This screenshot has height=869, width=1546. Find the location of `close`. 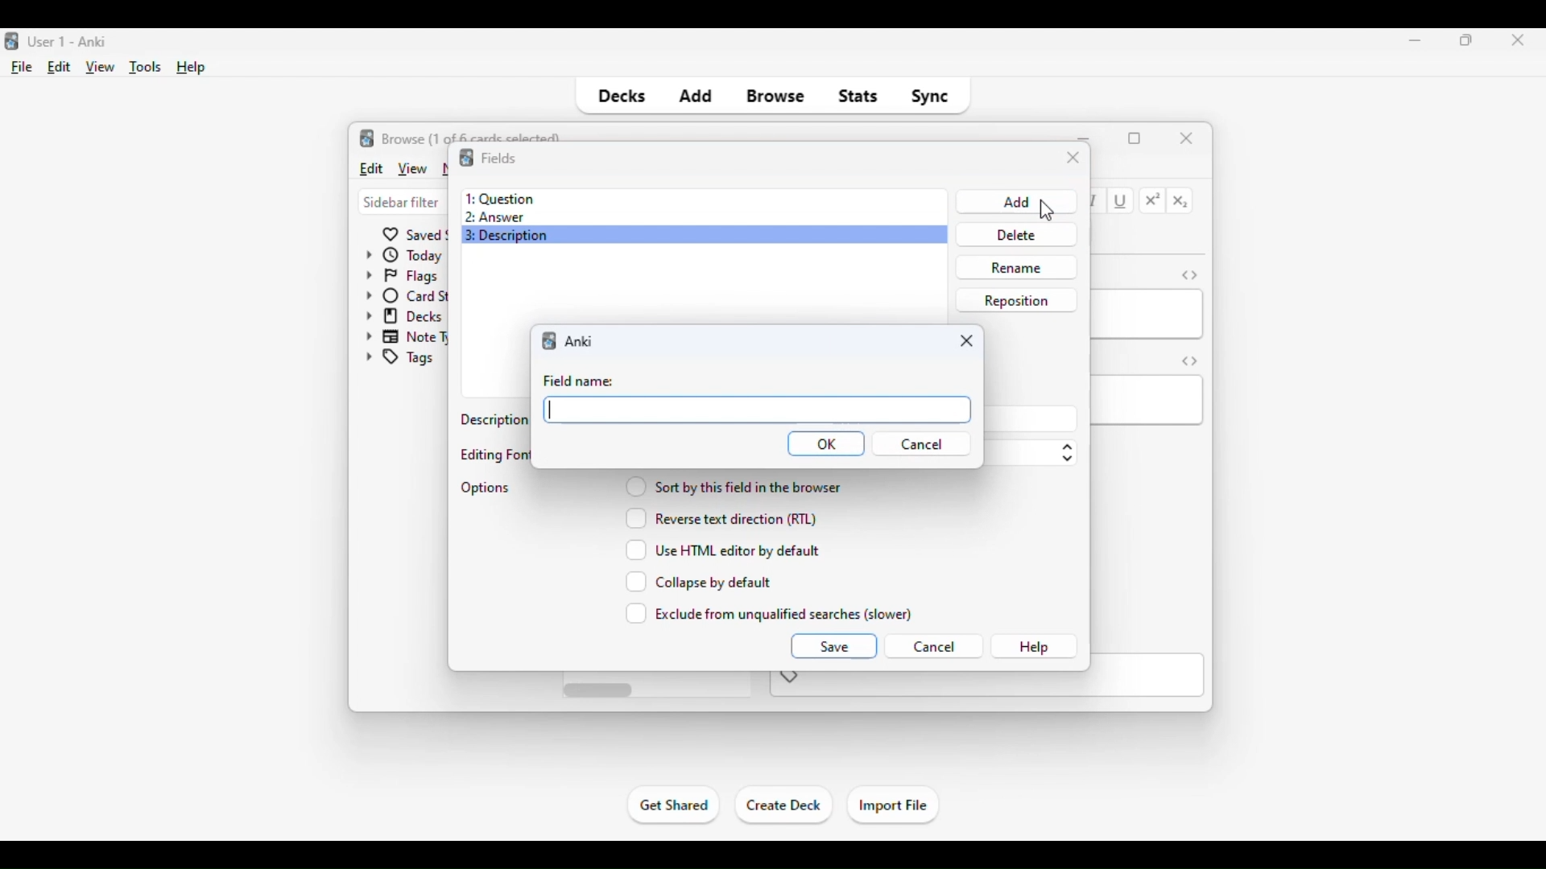

close is located at coordinates (1187, 137).